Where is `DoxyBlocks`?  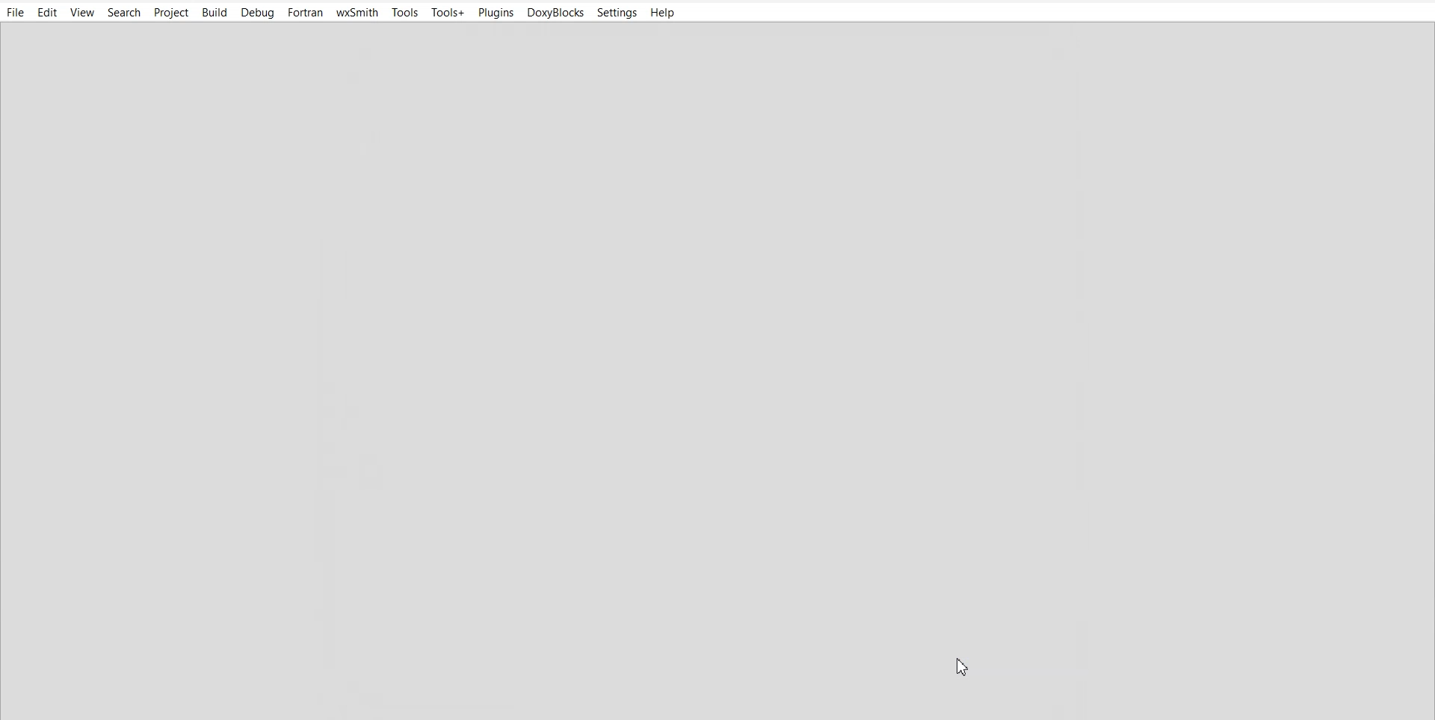 DoxyBlocks is located at coordinates (556, 13).